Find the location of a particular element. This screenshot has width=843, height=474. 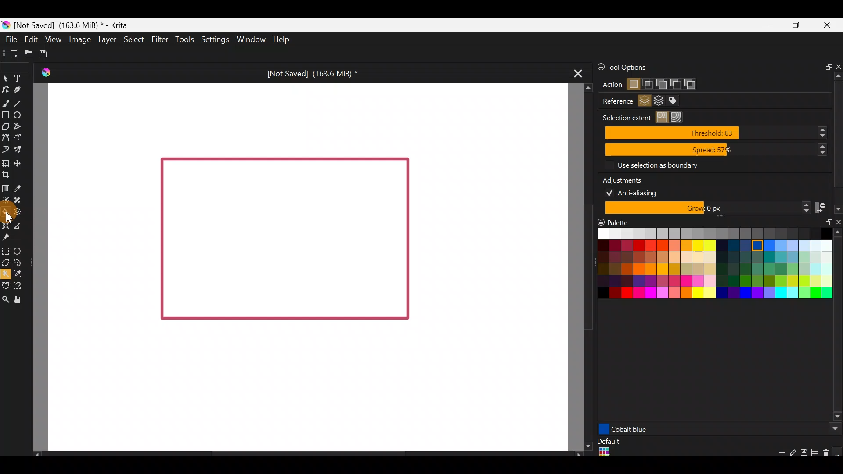

Calligraphy is located at coordinates (19, 90).